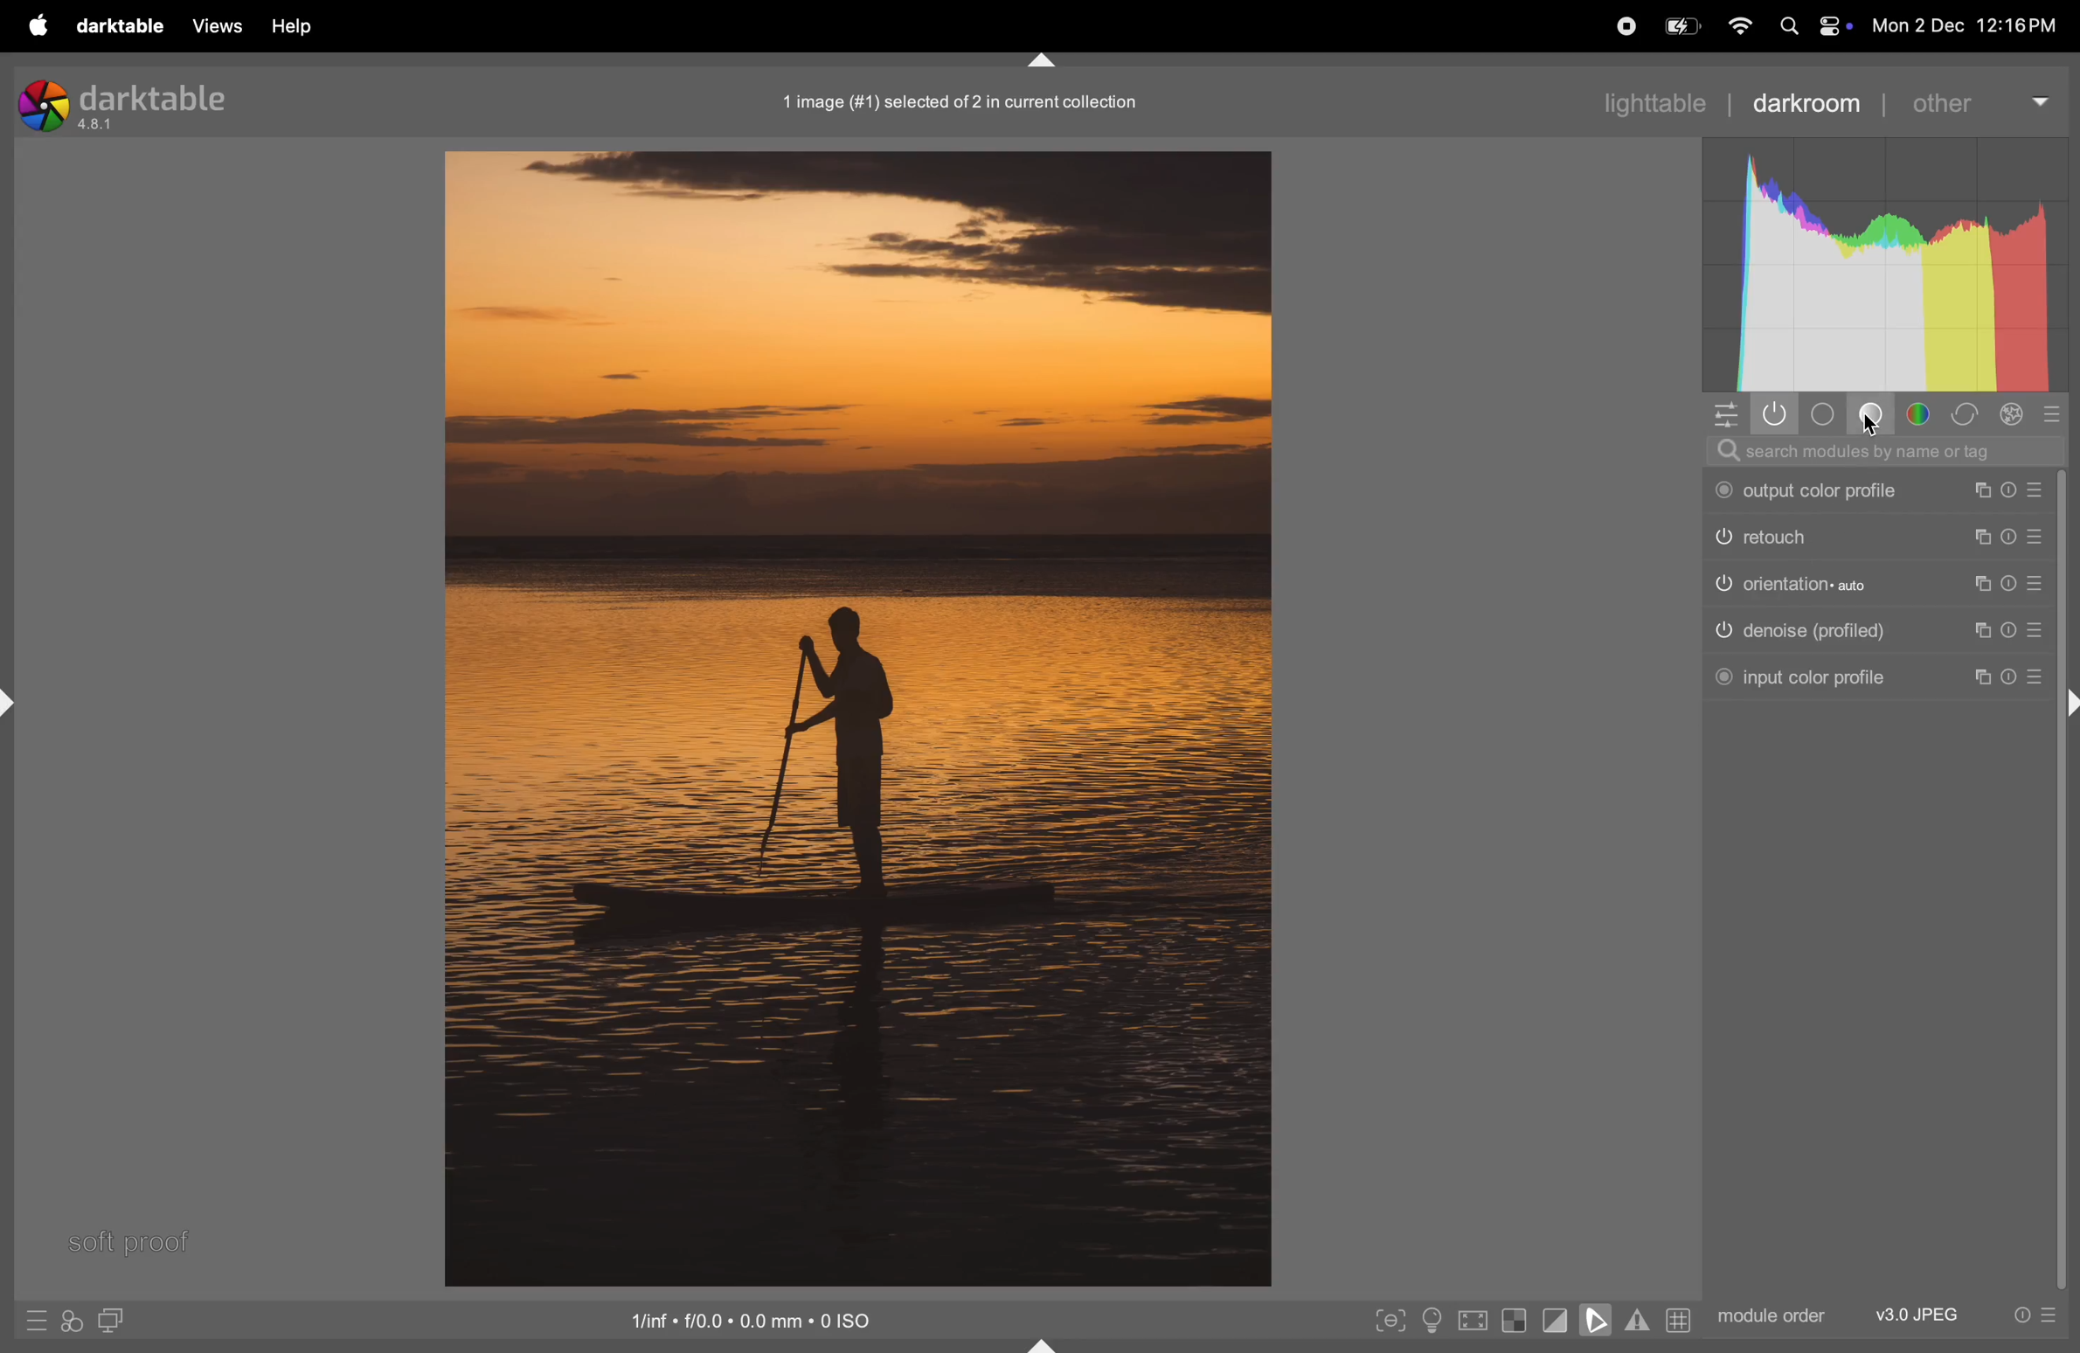 This screenshot has height=1353, width=2080. I want to click on softproof, so click(137, 1243).